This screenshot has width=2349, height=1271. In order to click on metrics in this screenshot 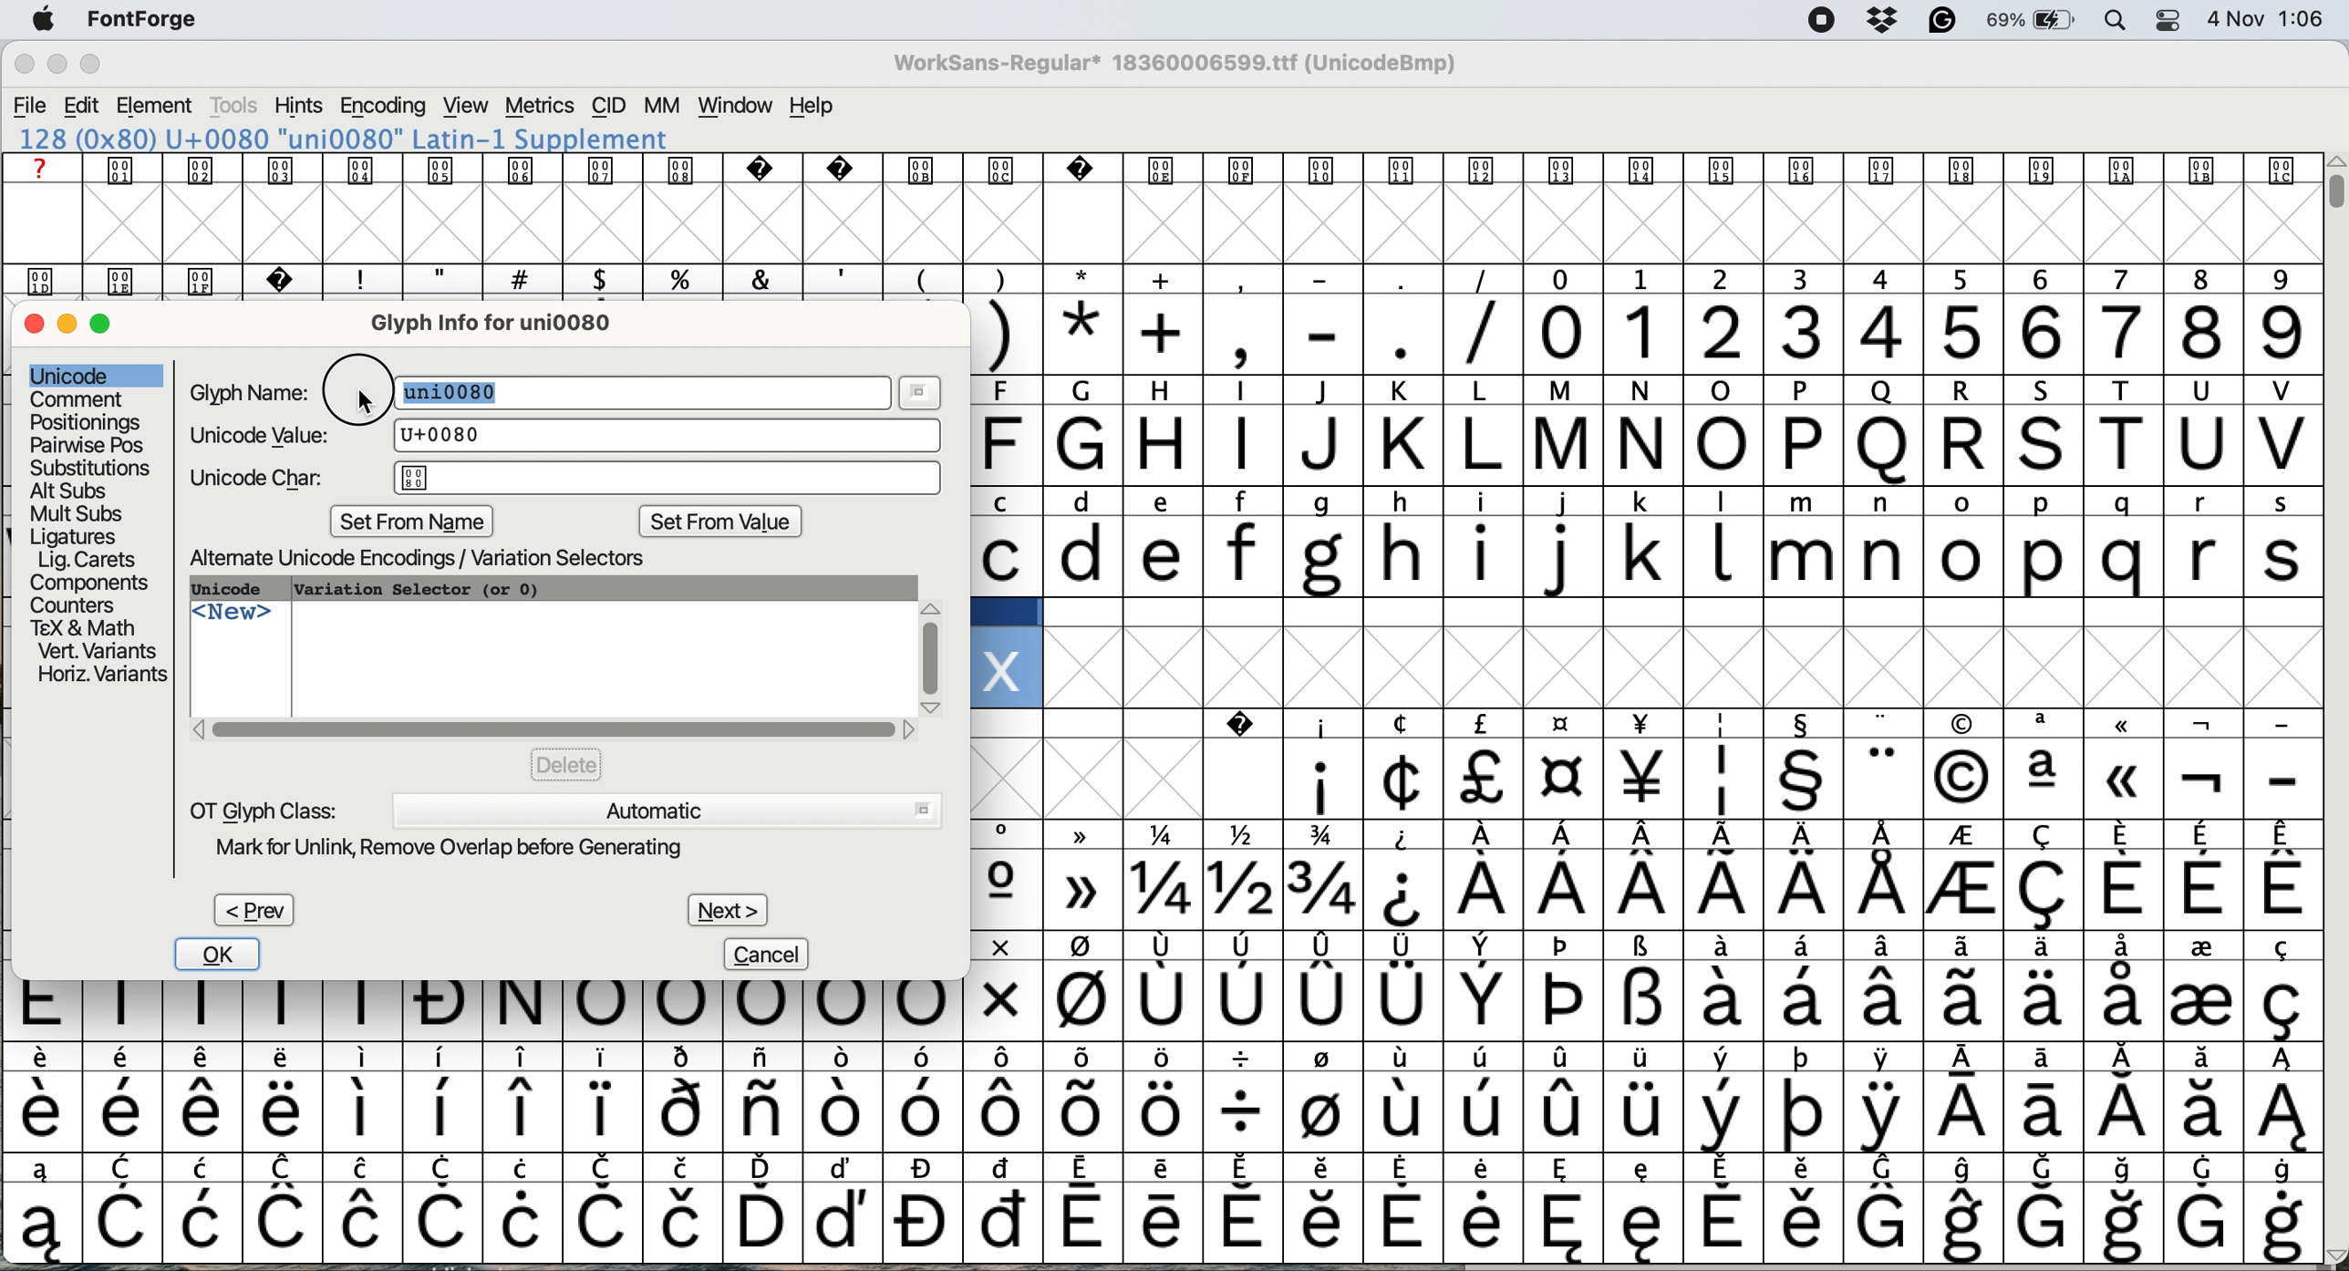, I will do `click(542, 106)`.